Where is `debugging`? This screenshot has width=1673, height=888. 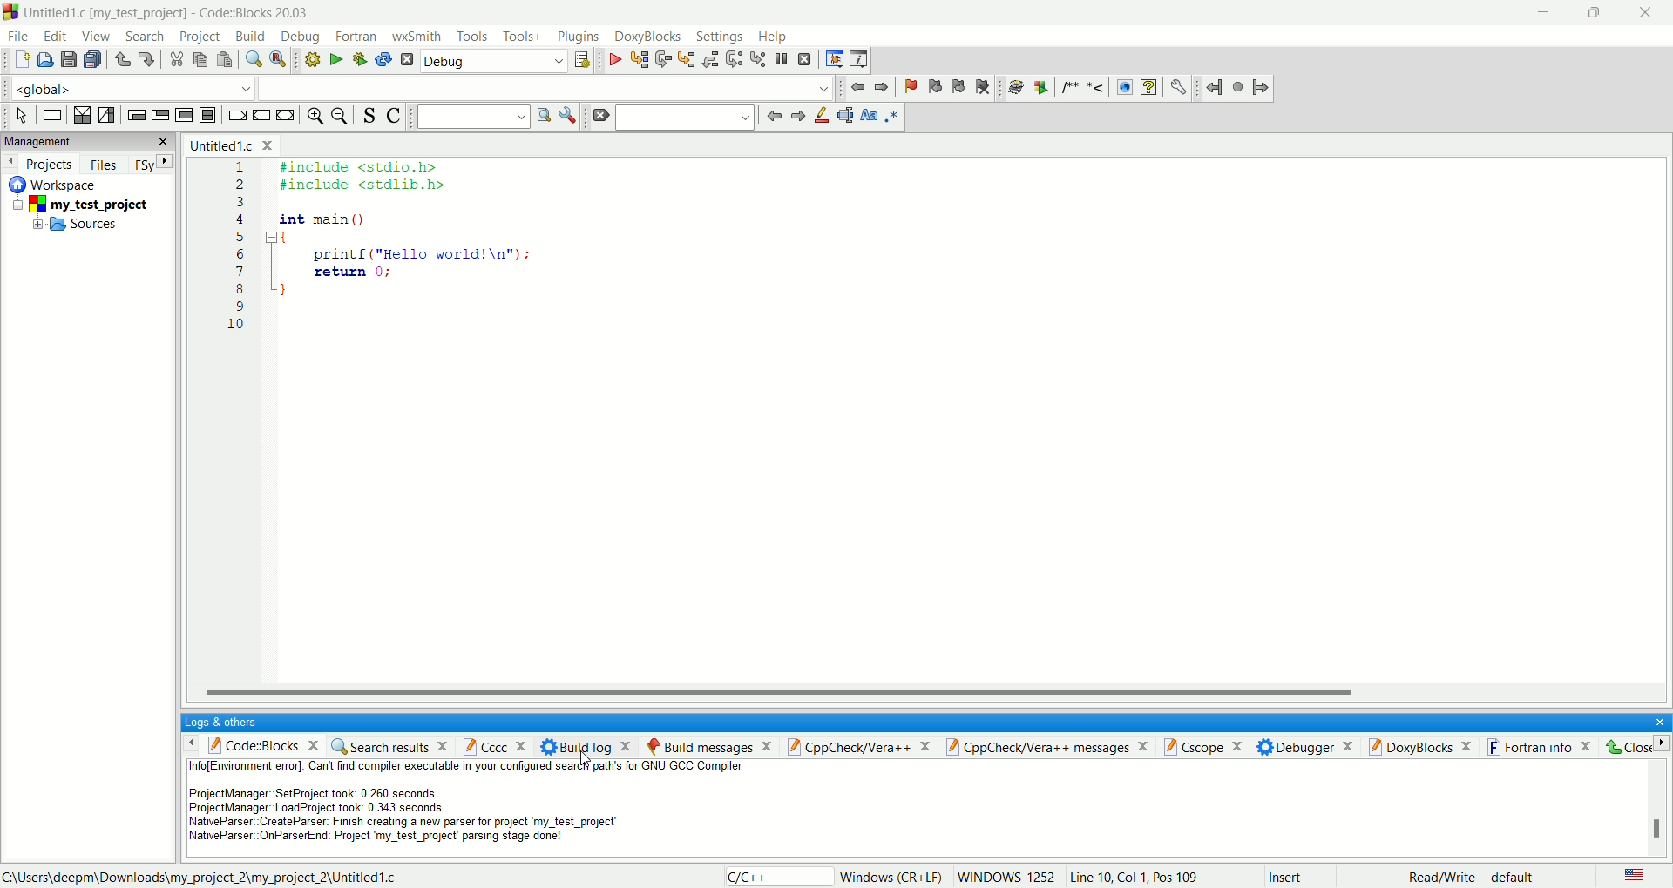
debugging is located at coordinates (833, 58).